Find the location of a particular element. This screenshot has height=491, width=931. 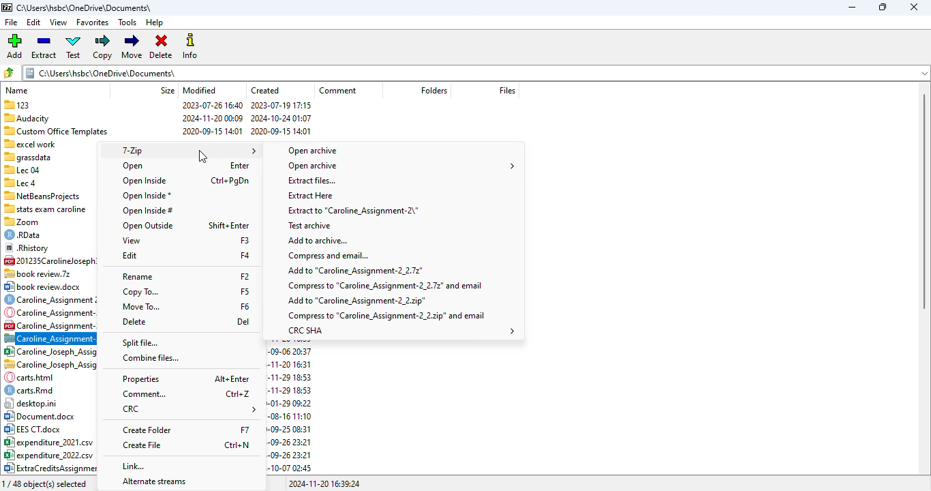

name is located at coordinates (17, 91).